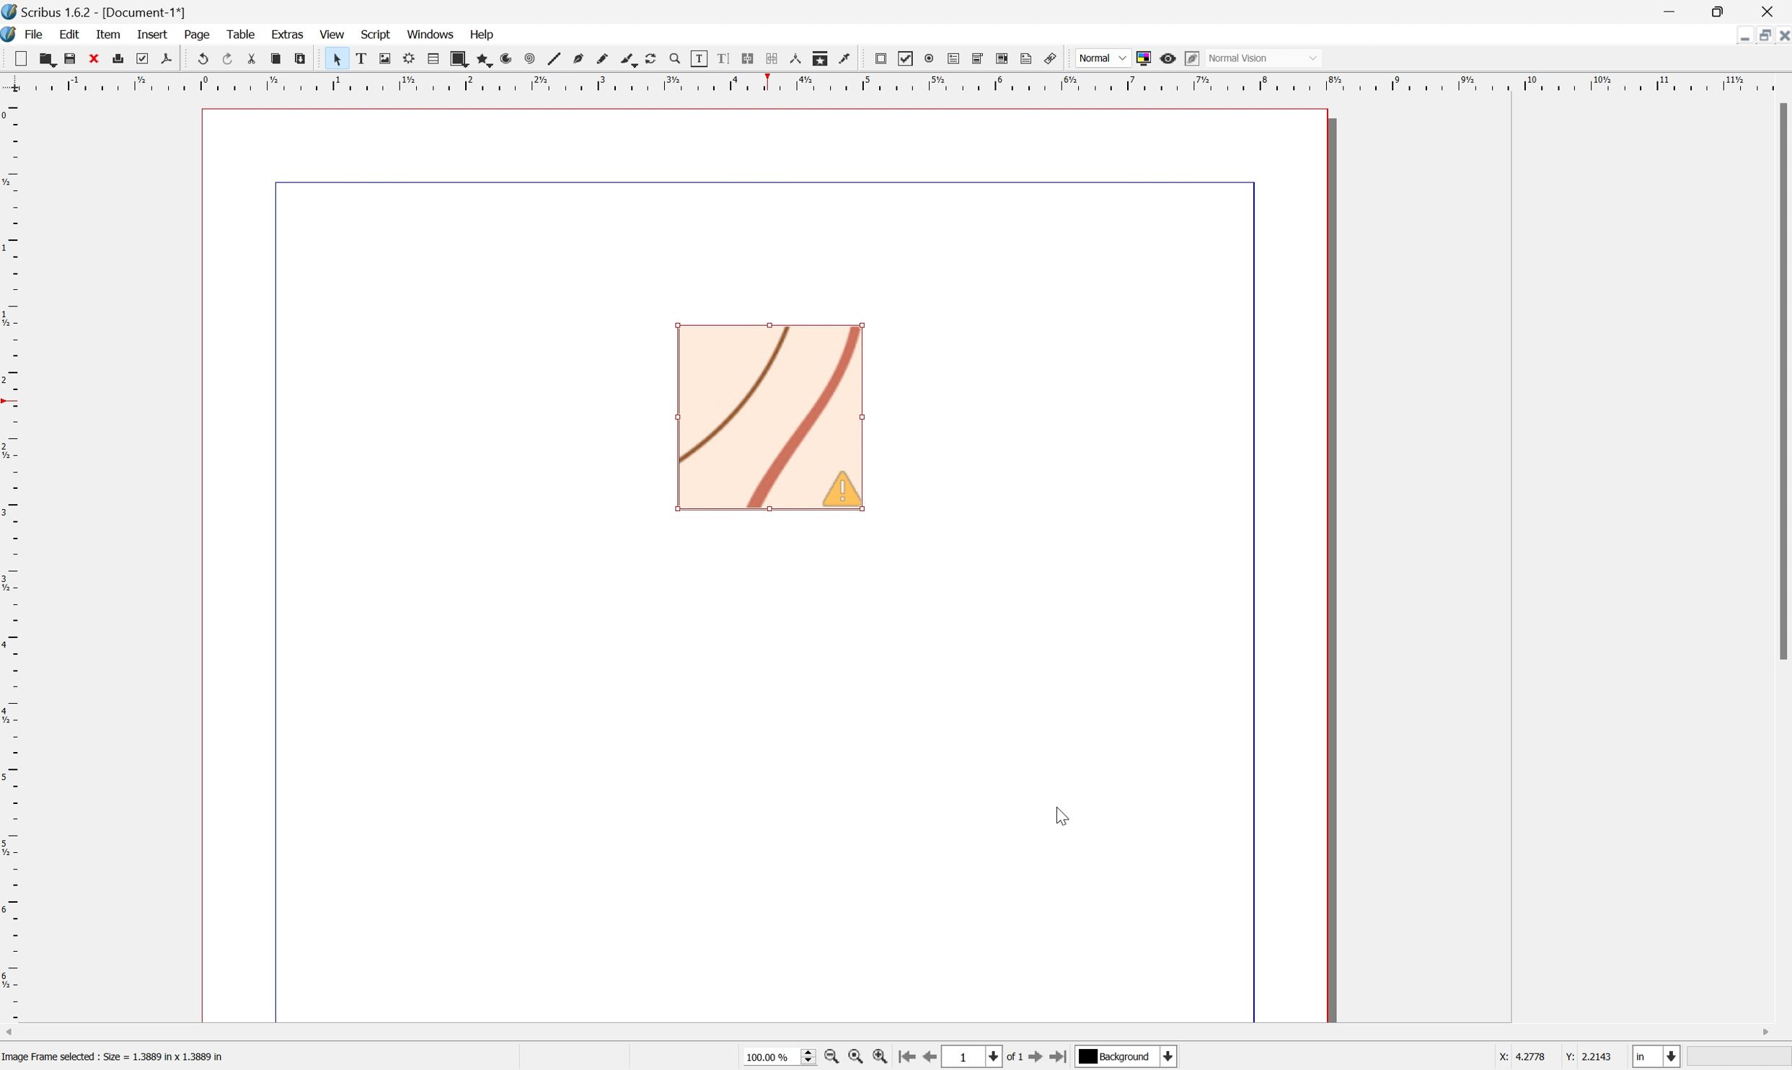  I want to click on Edit text with story editor, so click(724, 58).